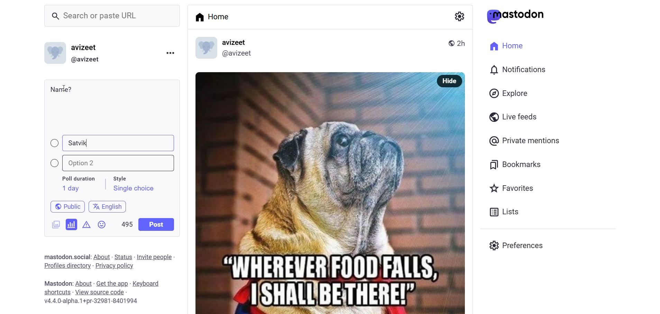 The image size is (660, 314). I want to click on @avizeet, so click(237, 55).